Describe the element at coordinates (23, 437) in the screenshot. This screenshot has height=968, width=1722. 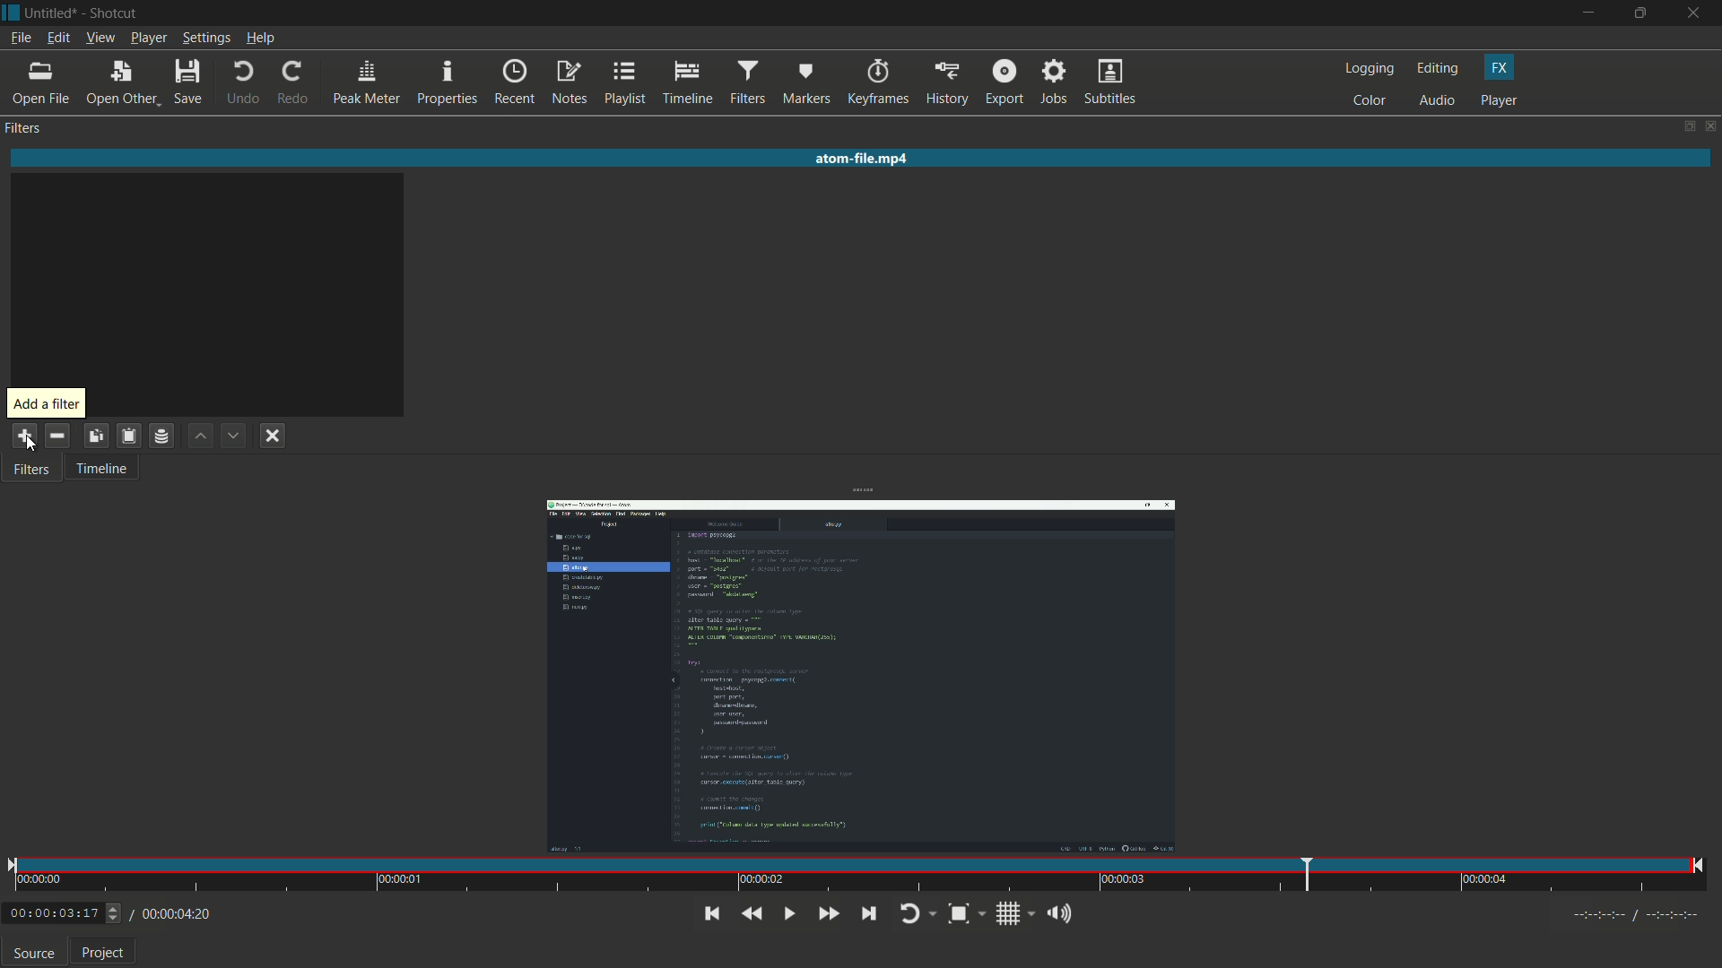
I see `add filter` at that location.